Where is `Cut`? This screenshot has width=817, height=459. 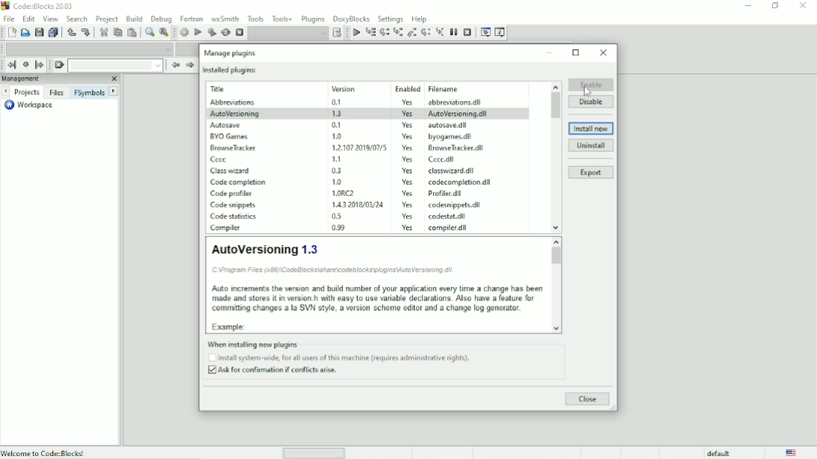
Cut is located at coordinates (102, 33).